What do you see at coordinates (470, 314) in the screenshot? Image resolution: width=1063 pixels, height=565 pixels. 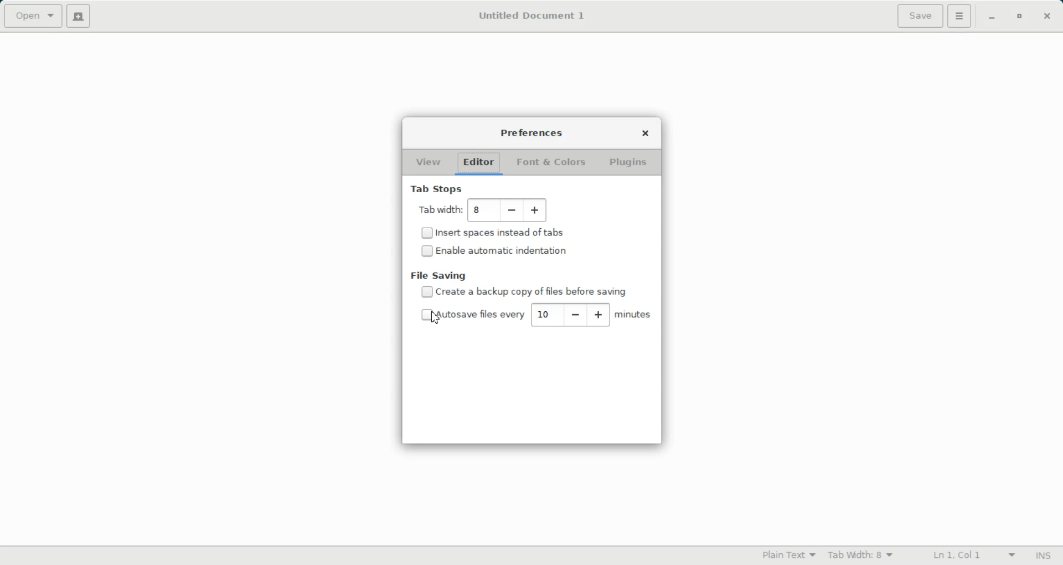 I see `(un)check Disable autosave file every 10 minutes set` at bounding box center [470, 314].